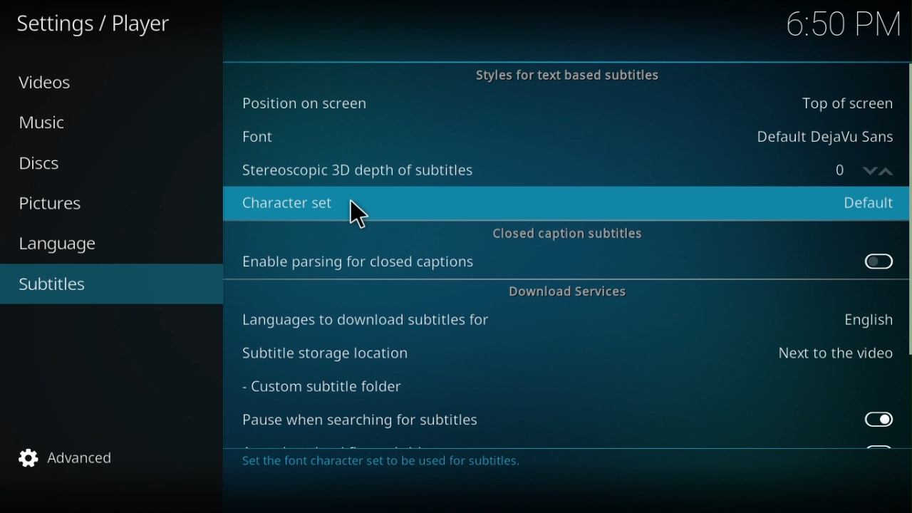 This screenshot has height=513, width=912. I want to click on Enable parsing for closed captions, so click(565, 265).